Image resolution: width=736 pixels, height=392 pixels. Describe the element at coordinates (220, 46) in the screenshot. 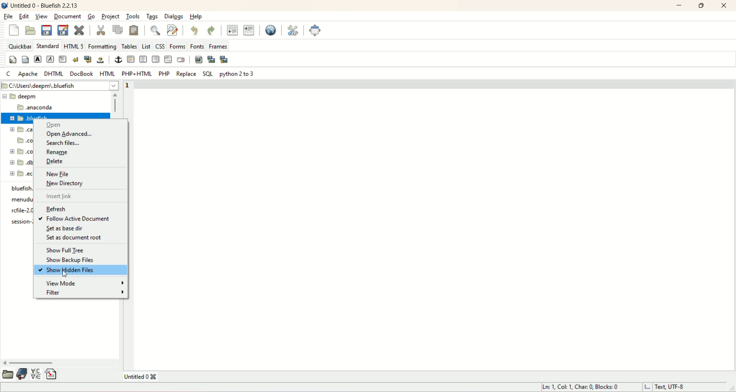

I see `frames` at that location.